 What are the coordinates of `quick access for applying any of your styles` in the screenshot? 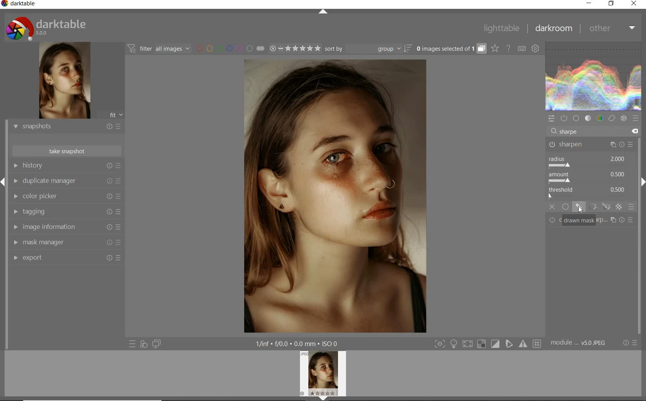 It's located at (143, 344).